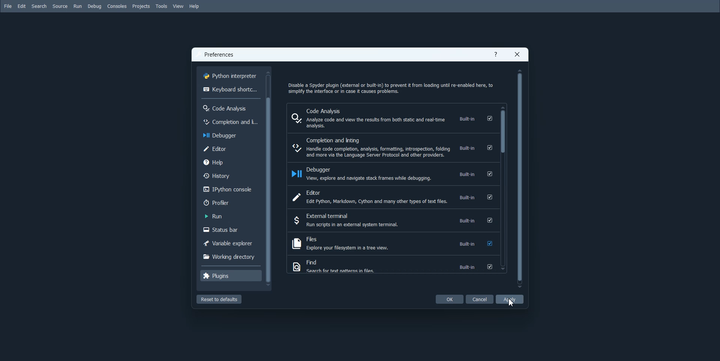 Image resolution: width=720 pixels, height=361 pixels. Describe the element at coordinates (392, 174) in the screenshot. I see `Debugger` at that location.